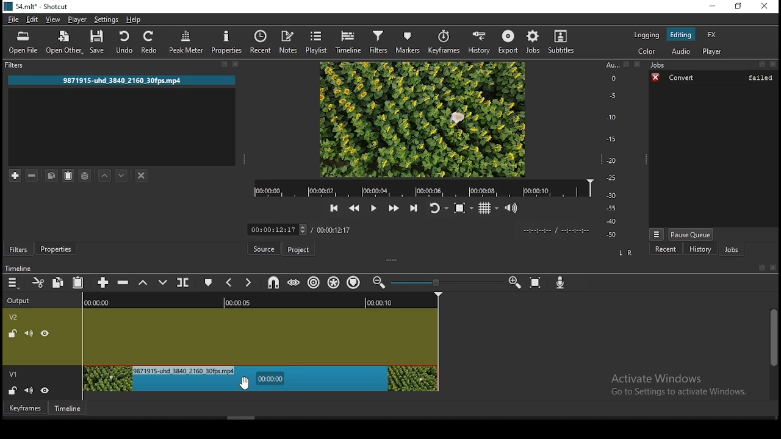 The width and height of the screenshot is (781, 439). I want to click on v1, so click(13, 373).